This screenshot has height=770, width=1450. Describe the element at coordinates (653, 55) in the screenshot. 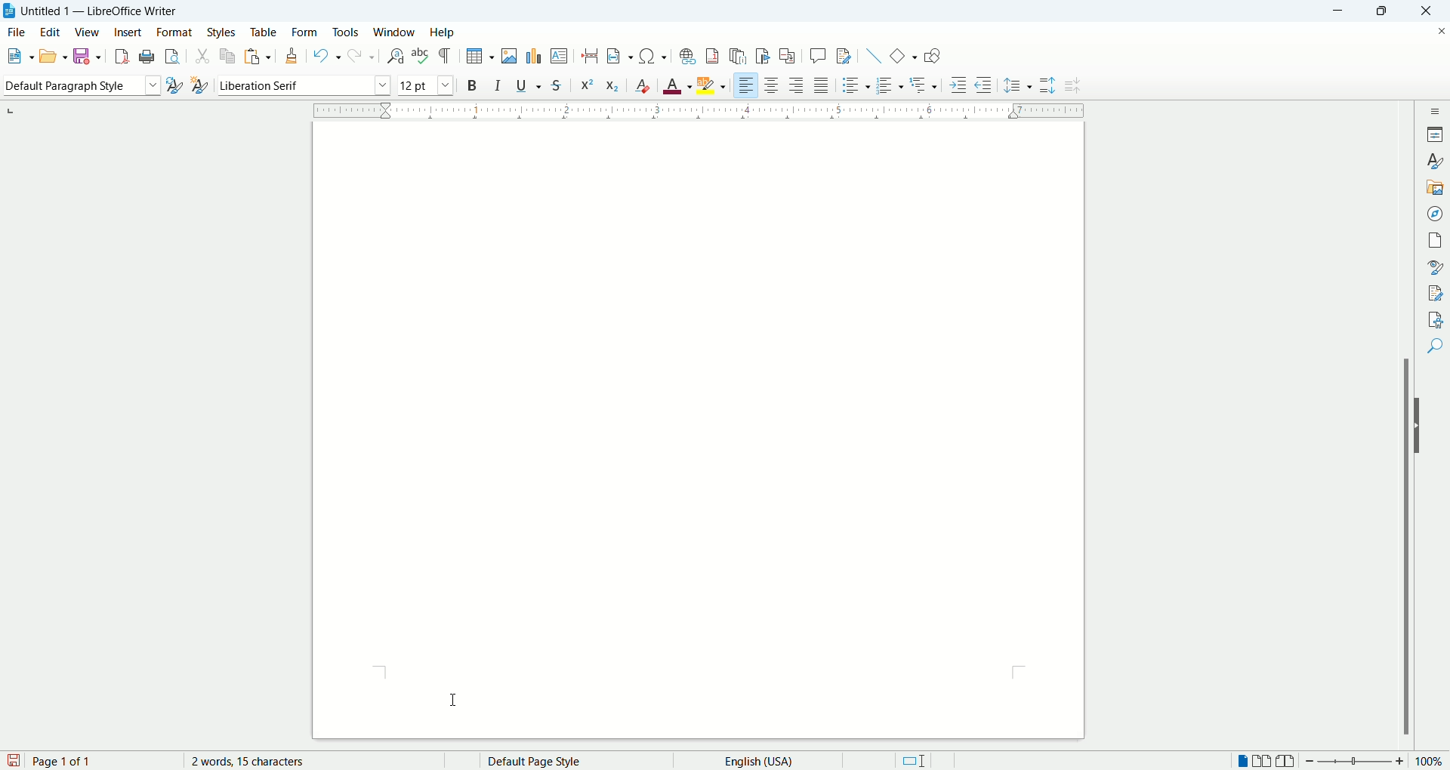

I see `insert symbol` at that location.